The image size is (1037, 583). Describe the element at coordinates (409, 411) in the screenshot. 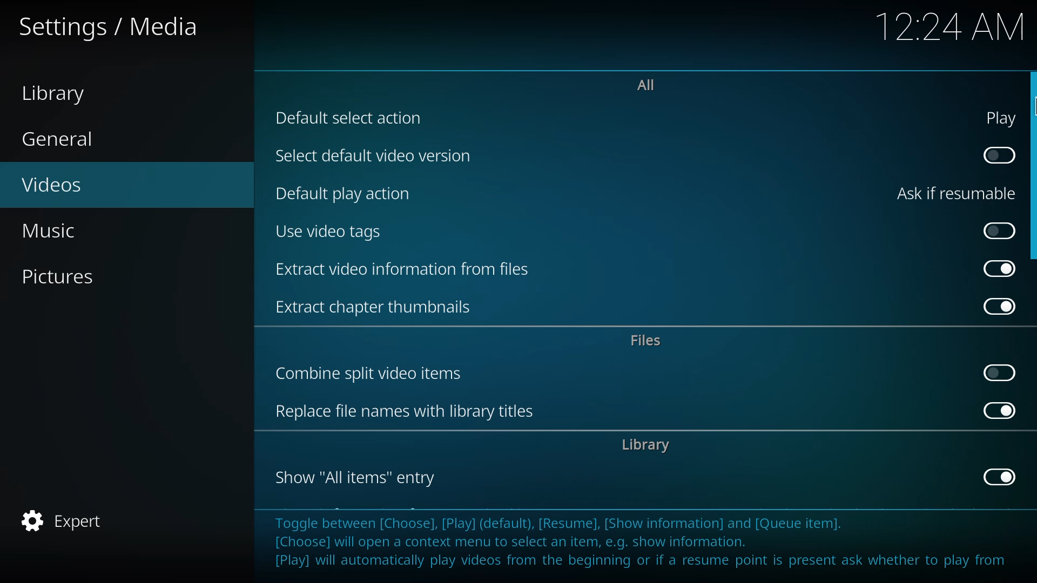

I see `replace file names` at that location.